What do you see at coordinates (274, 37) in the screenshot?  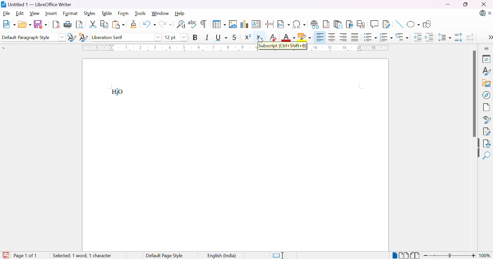 I see `Clear direct formatting` at bounding box center [274, 37].